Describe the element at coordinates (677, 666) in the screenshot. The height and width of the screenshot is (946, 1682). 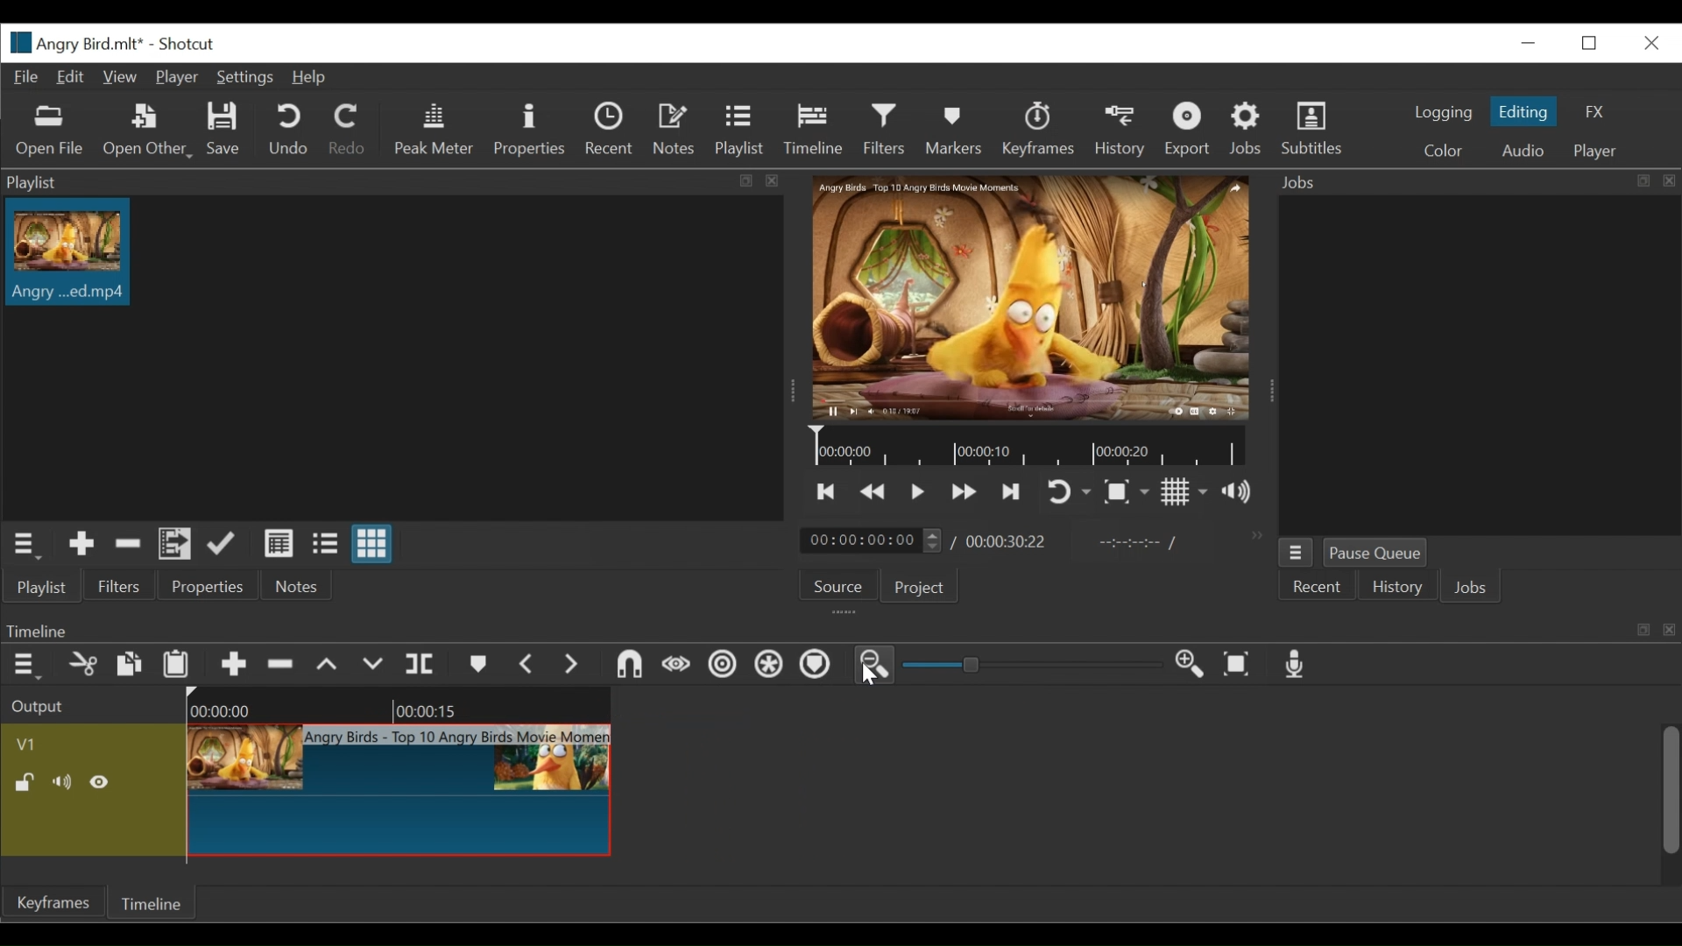
I see `Scrub while dragging` at that location.